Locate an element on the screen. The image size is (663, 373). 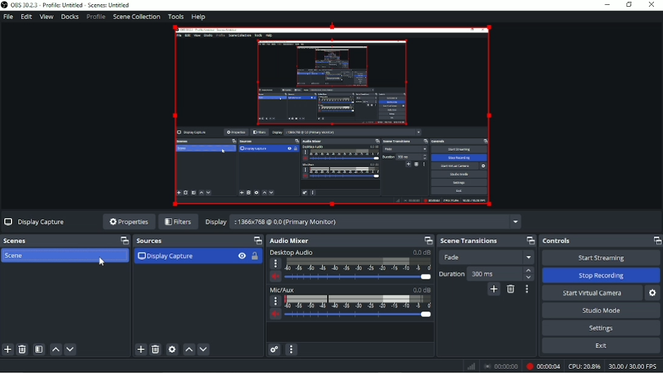
0.0 dB is located at coordinates (421, 290).